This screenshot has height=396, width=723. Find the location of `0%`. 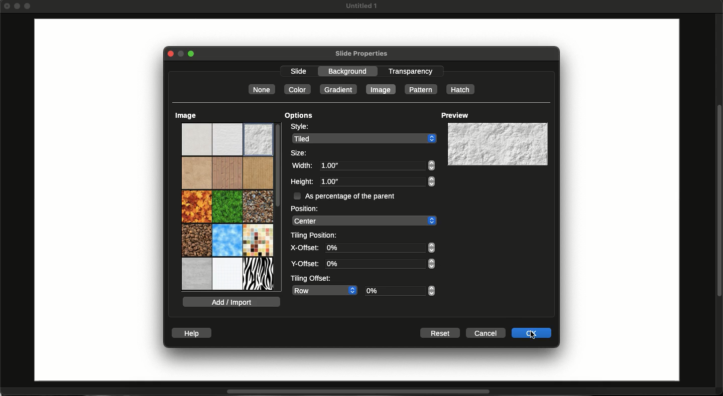

0% is located at coordinates (380, 248).